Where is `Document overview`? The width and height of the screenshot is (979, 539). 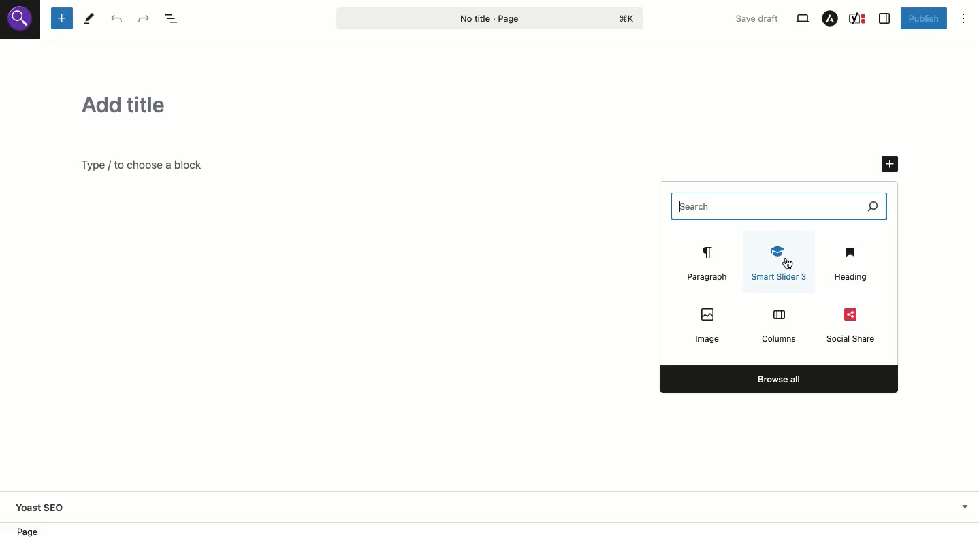
Document overview is located at coordinates (172, 19).